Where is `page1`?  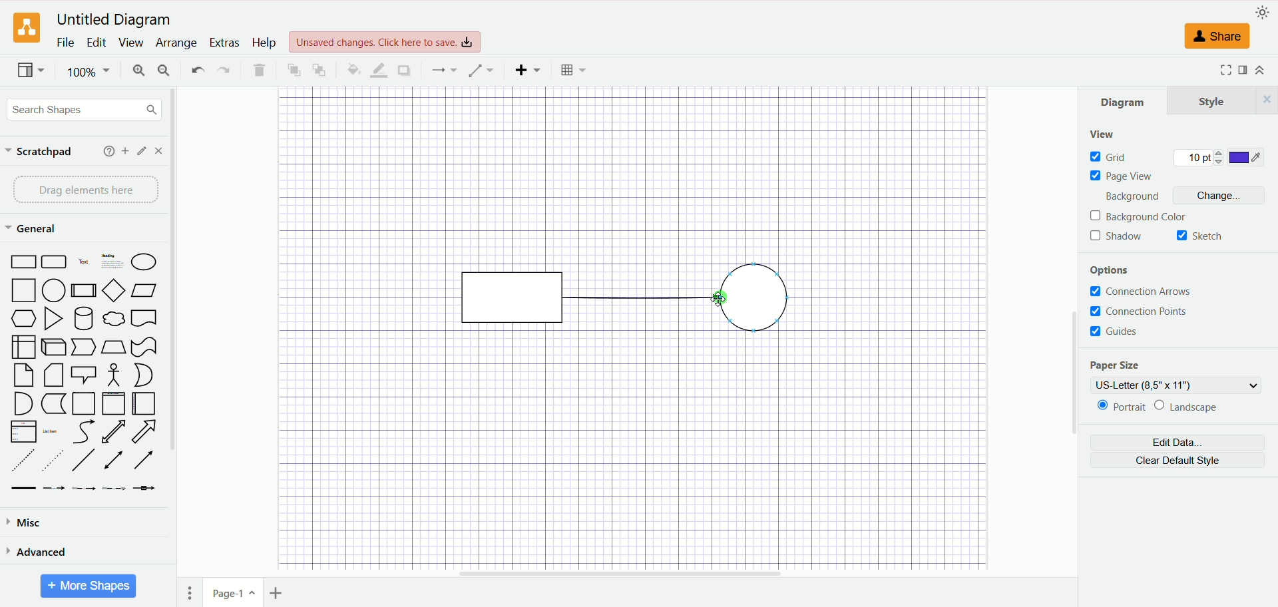 page1 is located at coordinates (234, 592).